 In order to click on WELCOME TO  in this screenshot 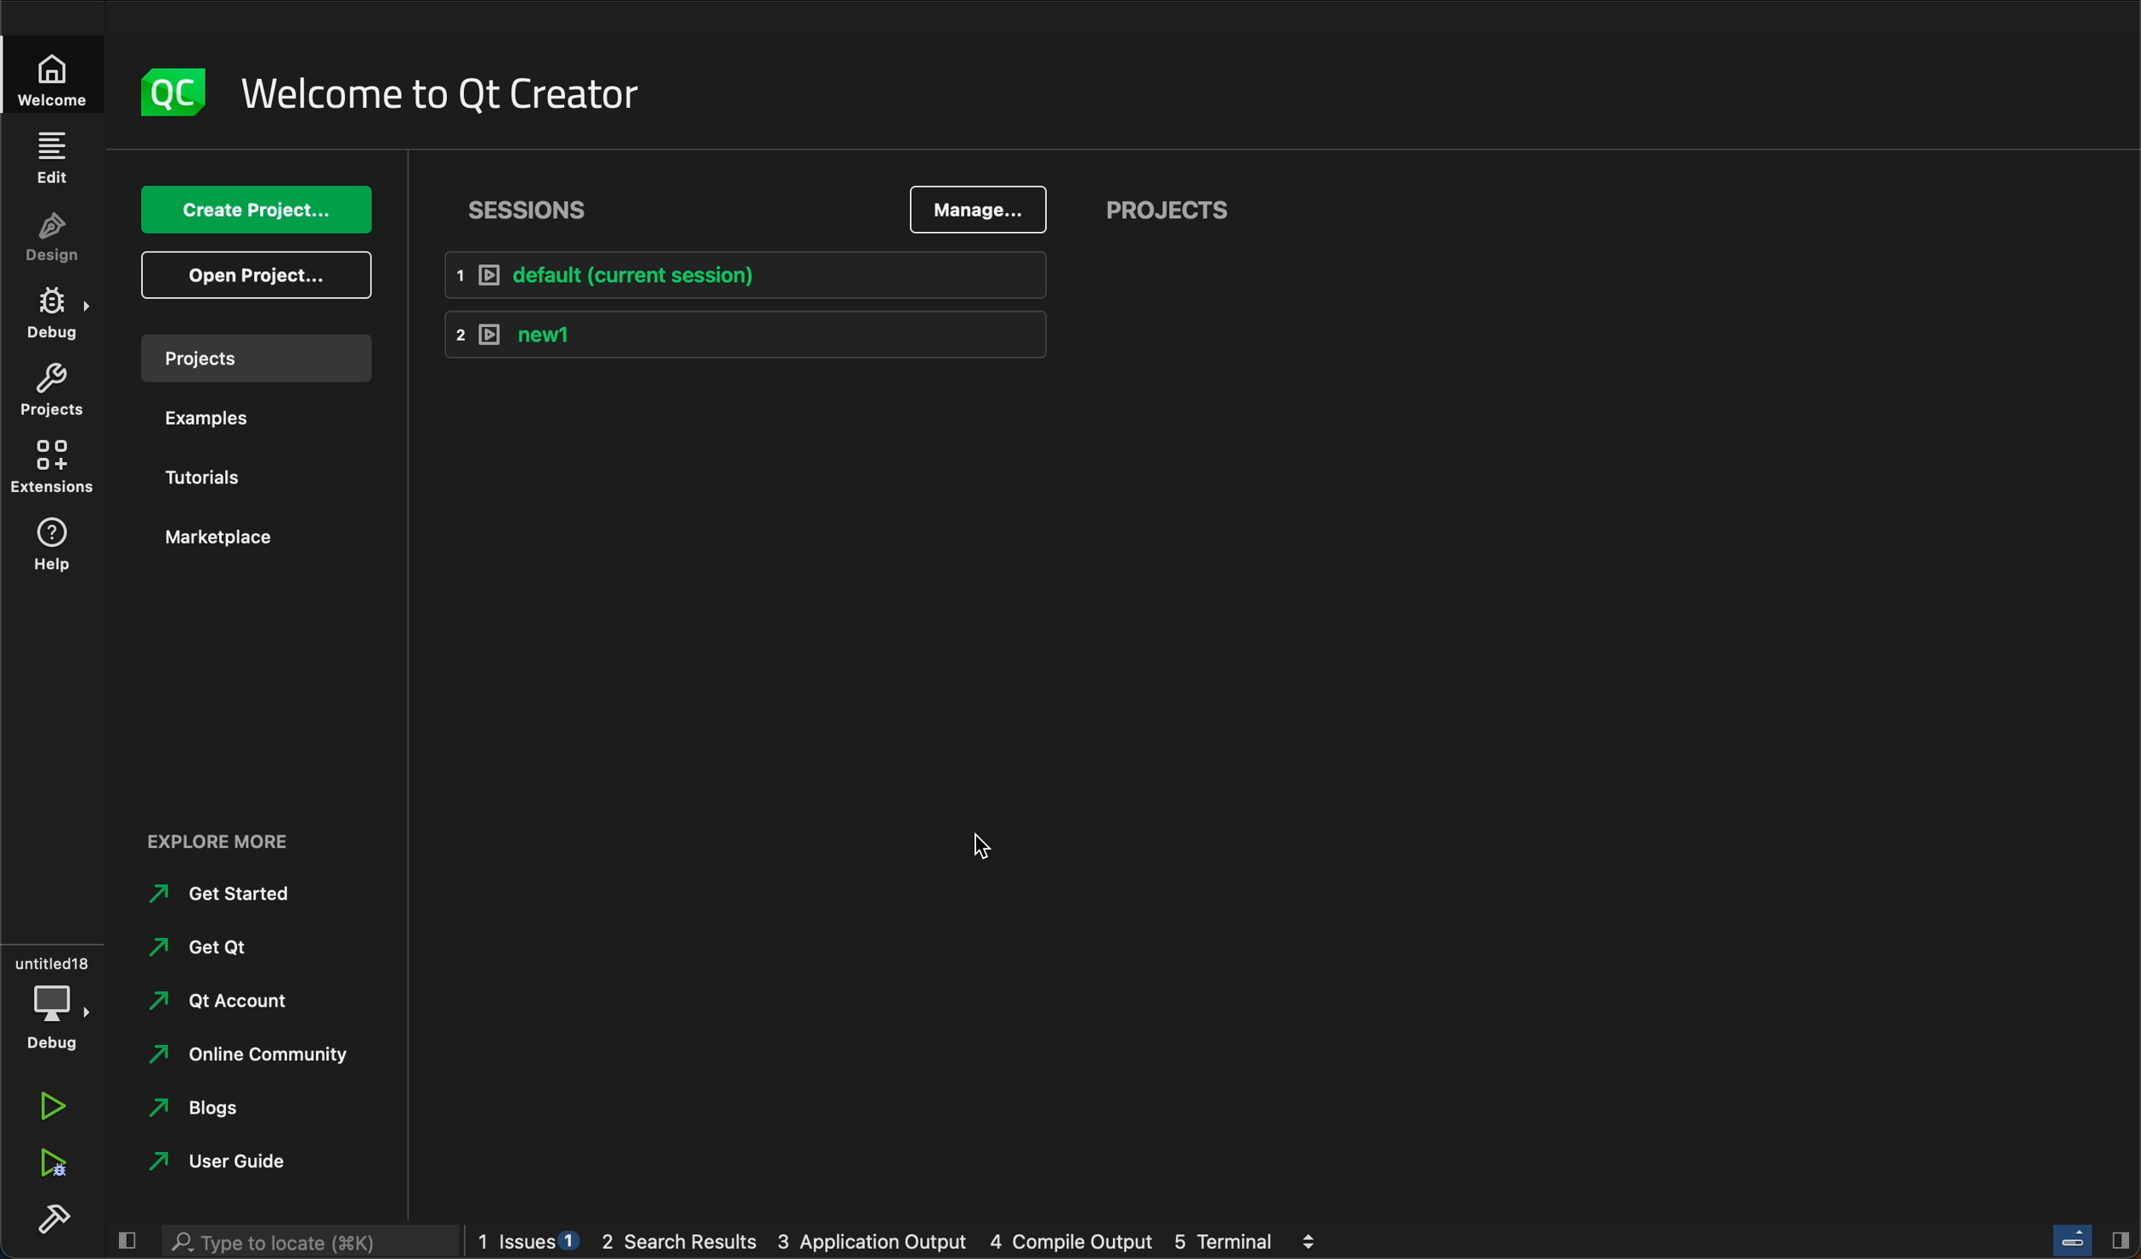, I will do `click(446, 95)`.